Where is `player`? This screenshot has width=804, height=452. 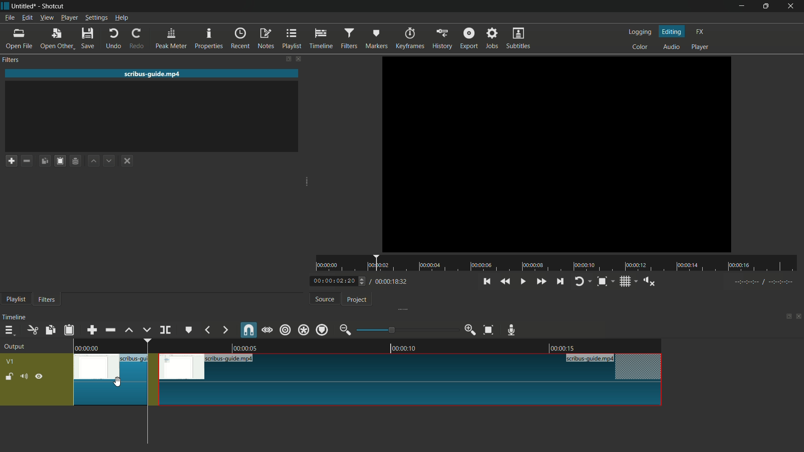
player is located at coordinates (700, 46).